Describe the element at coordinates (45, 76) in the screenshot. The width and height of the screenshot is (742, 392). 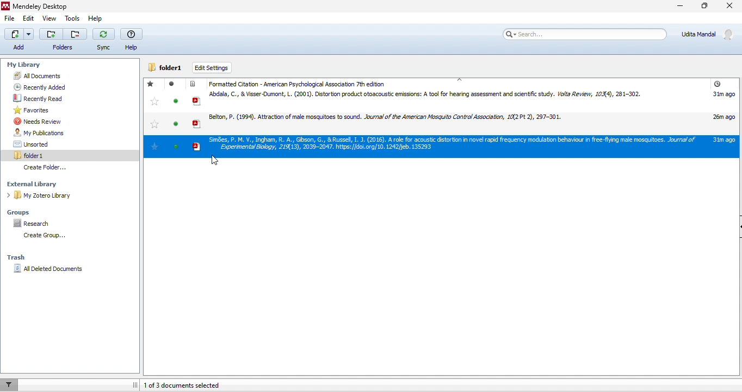
I see `all documents` at that location.